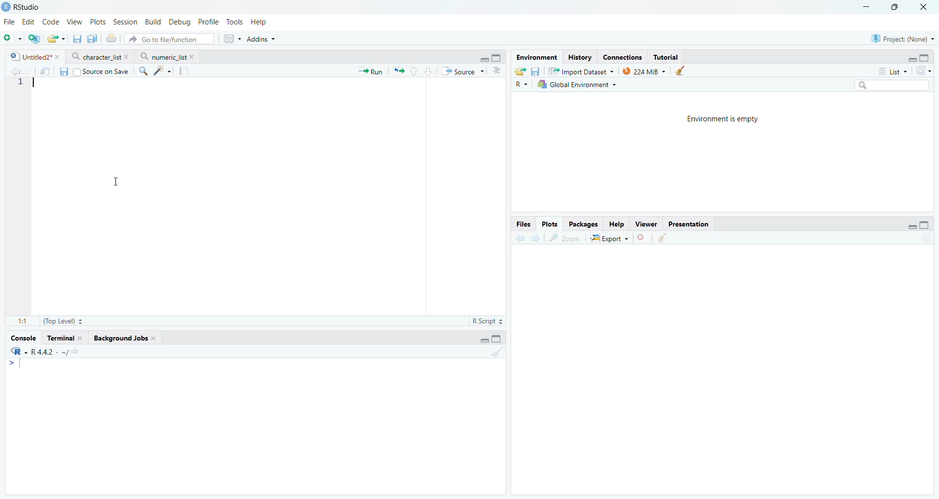 Image resolution: width=939 pixels, height=499 pixels. I want to click on Hide, so click(912, 226).